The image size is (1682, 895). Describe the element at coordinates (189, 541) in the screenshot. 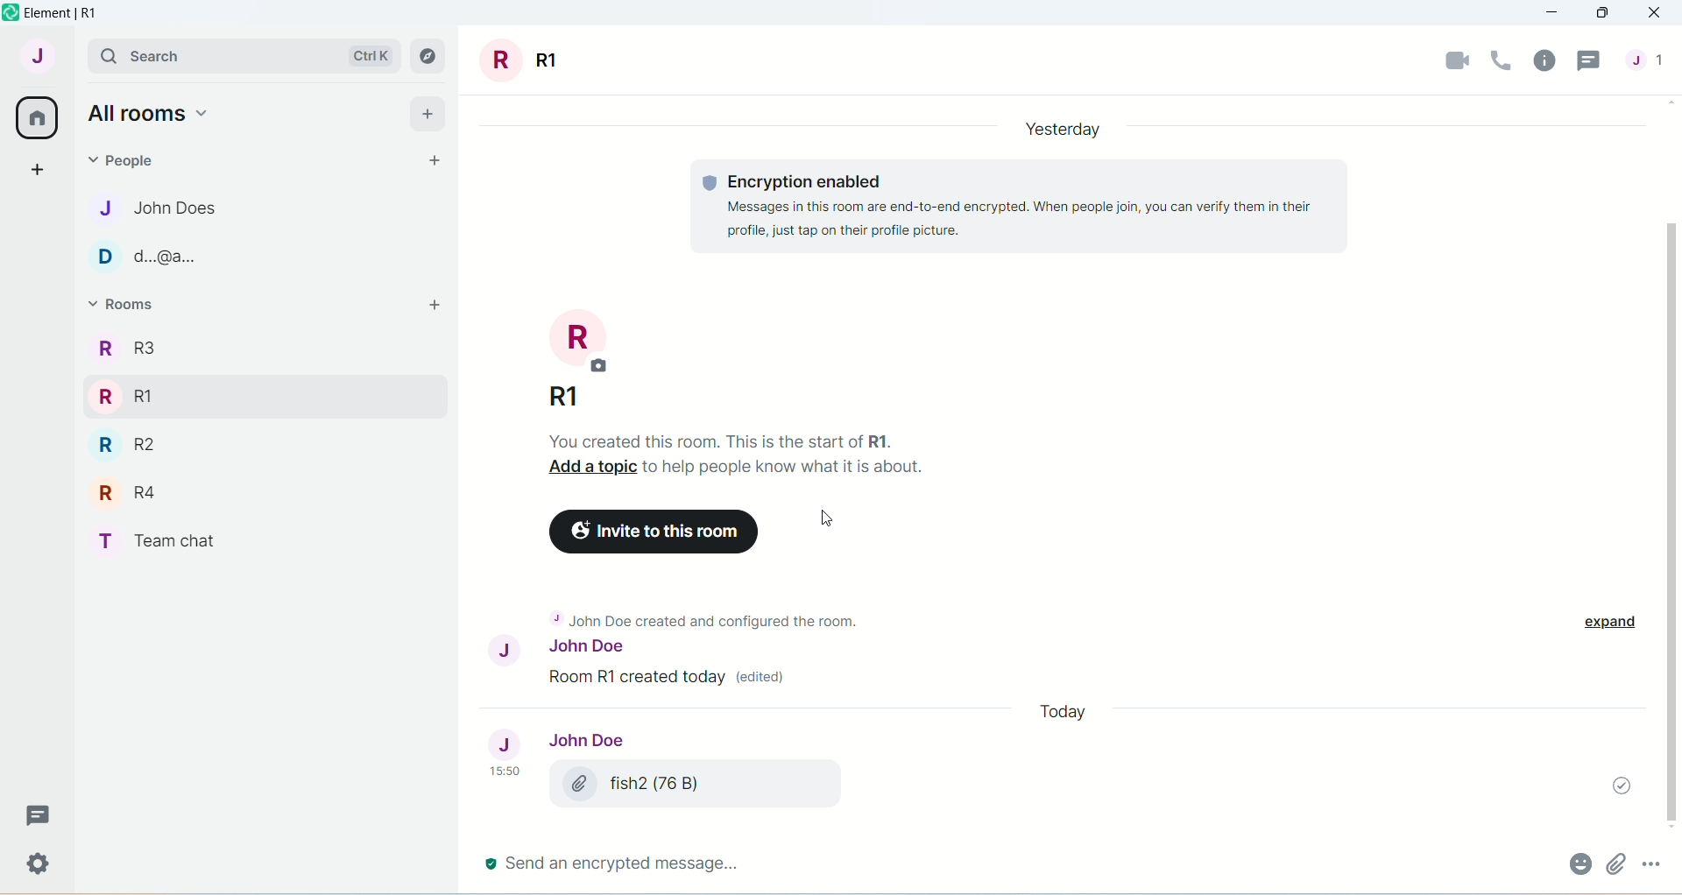

I see `T Team chat` at that location.